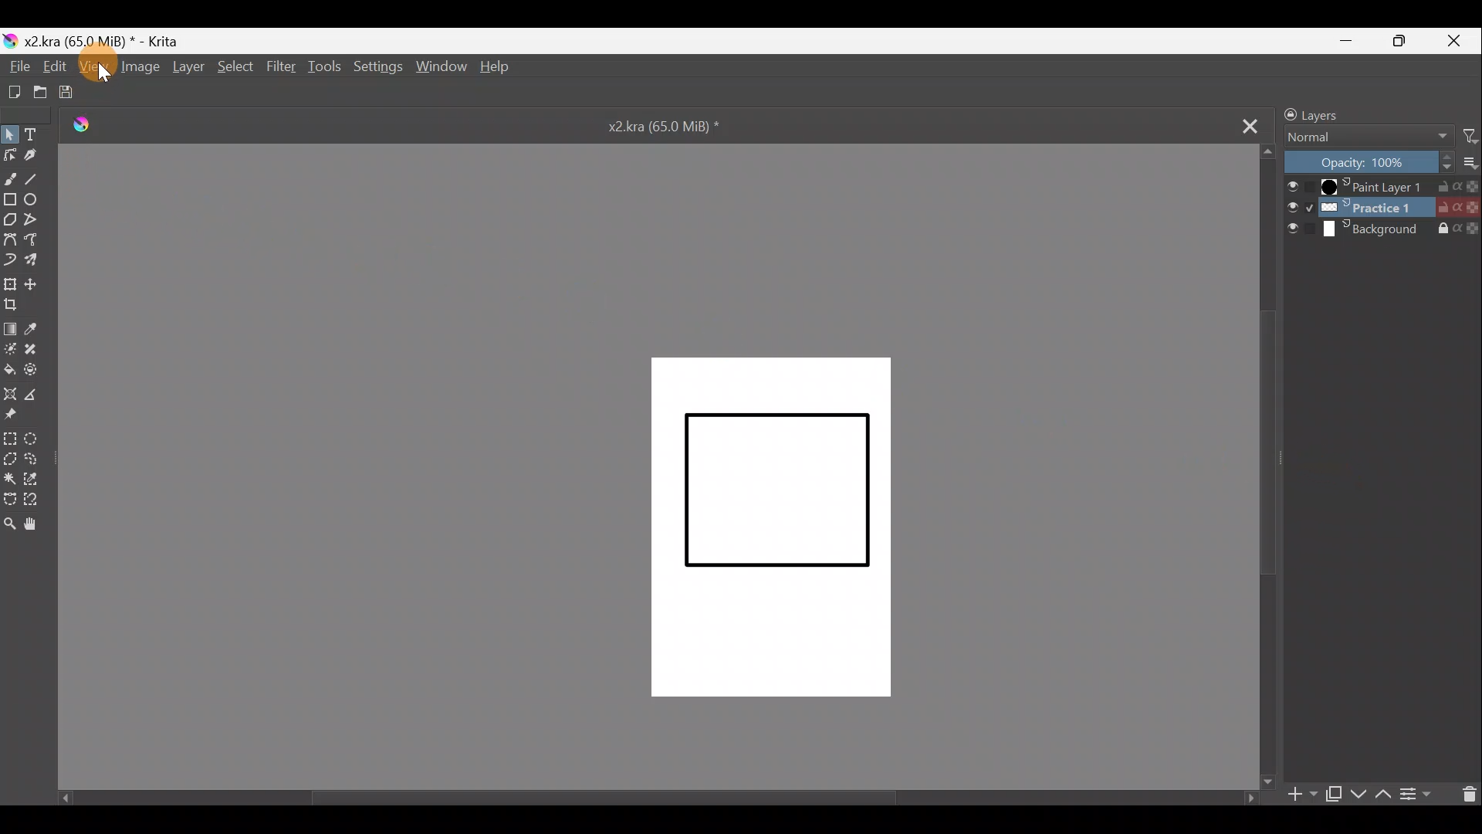 This screenshot has height=834, width=1482. Describe the element at coordinates (187, 69) in the screenshot. I see `Layer` at that location.